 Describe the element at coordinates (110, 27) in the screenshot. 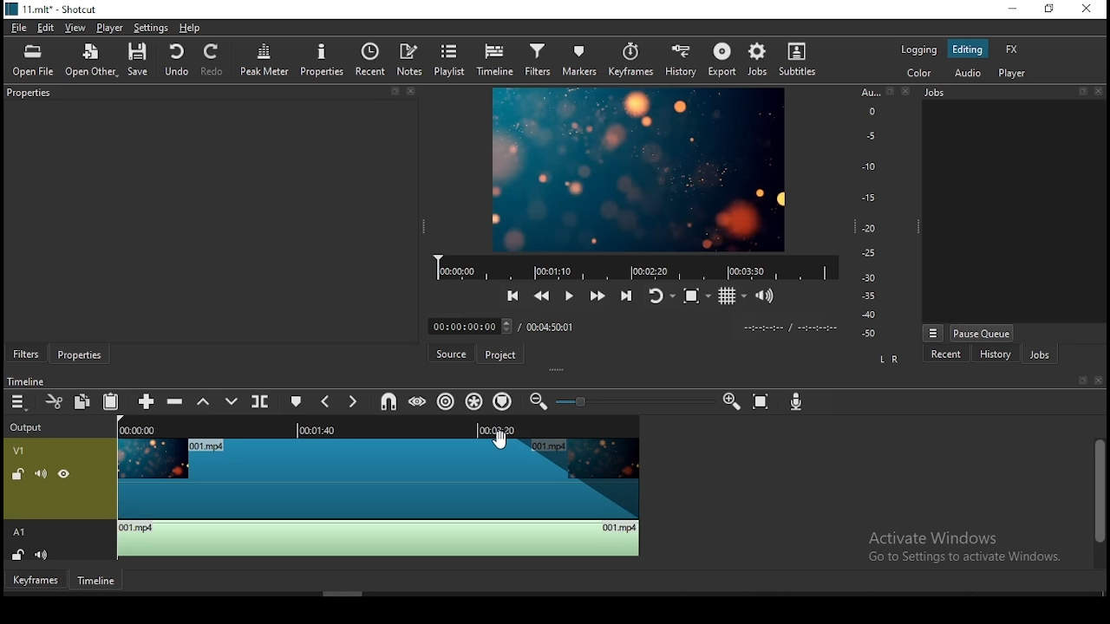

I see `player` at that location.